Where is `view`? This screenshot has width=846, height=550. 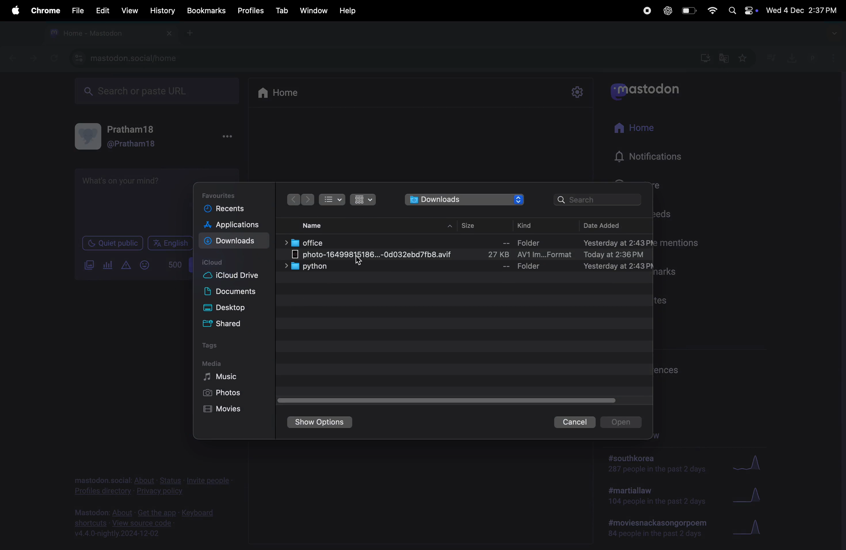
view is located at coordinates (129, 10).